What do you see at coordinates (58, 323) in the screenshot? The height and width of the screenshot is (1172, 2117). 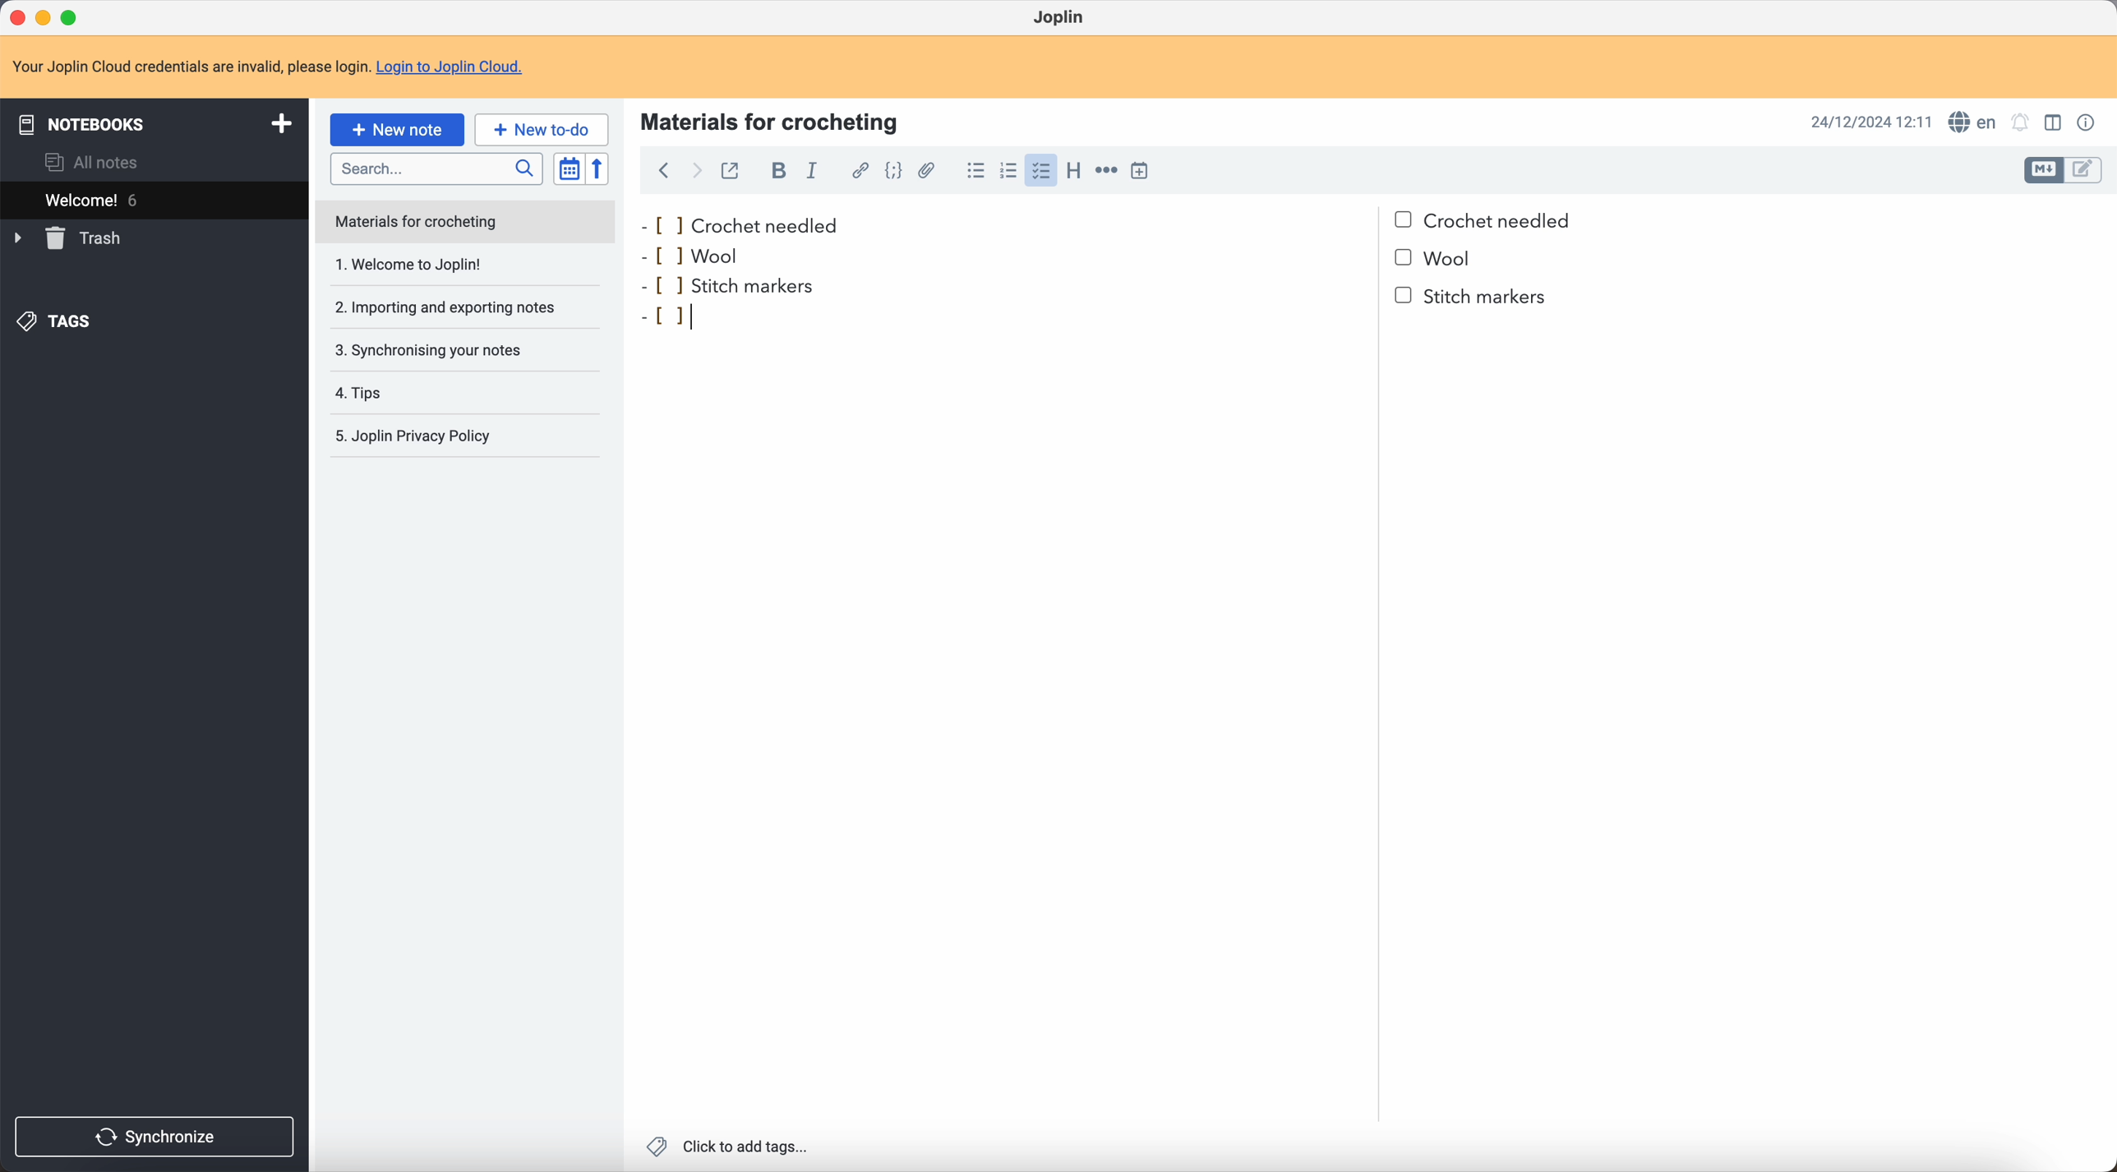 I see `tags` at bounding box center [58, 323].